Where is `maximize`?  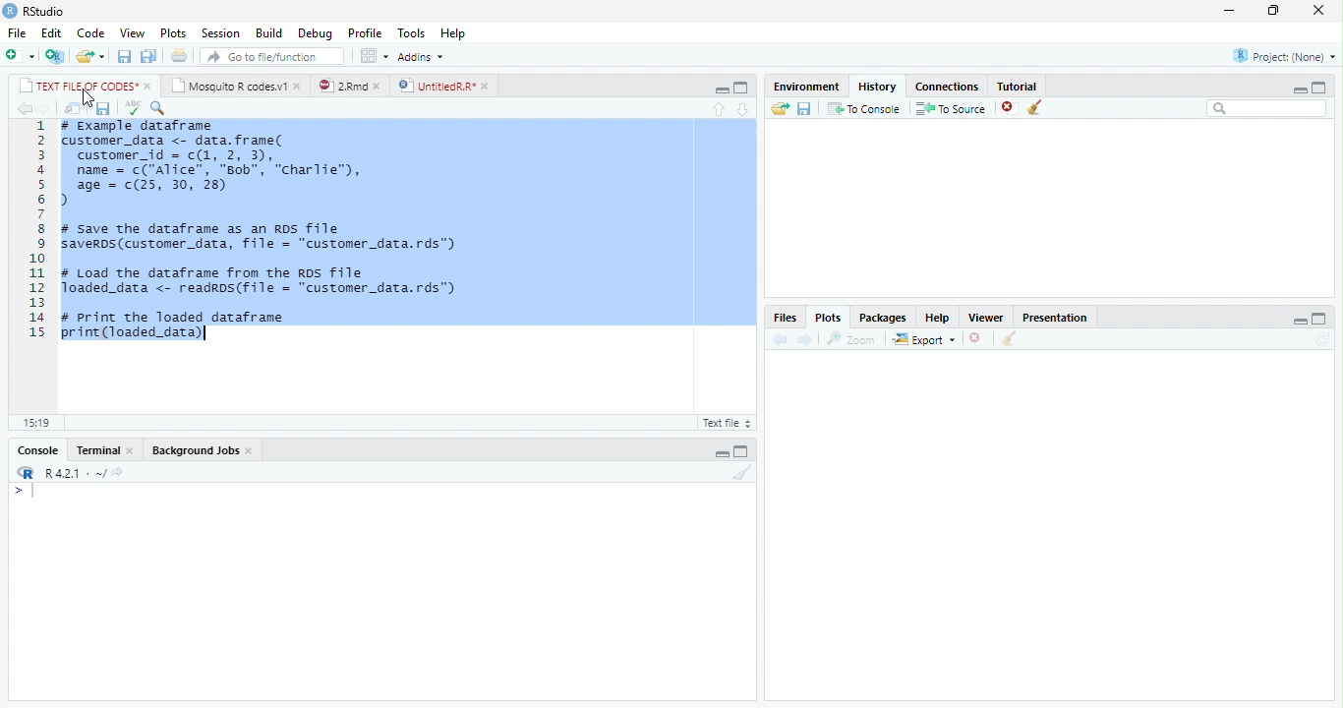 maximize is located at coordinates (1319, 88).